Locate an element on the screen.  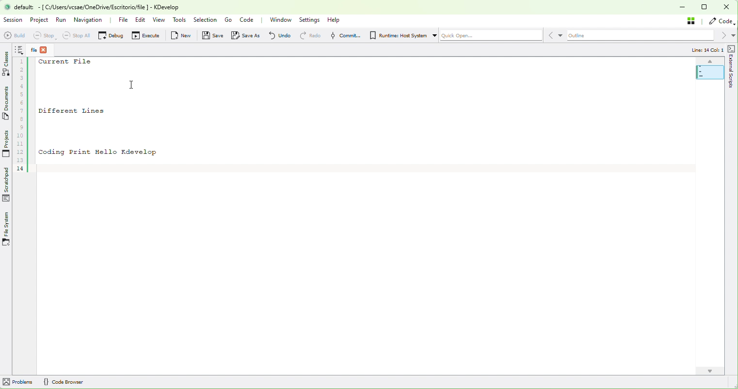
File is located at coordinates (124, 21).